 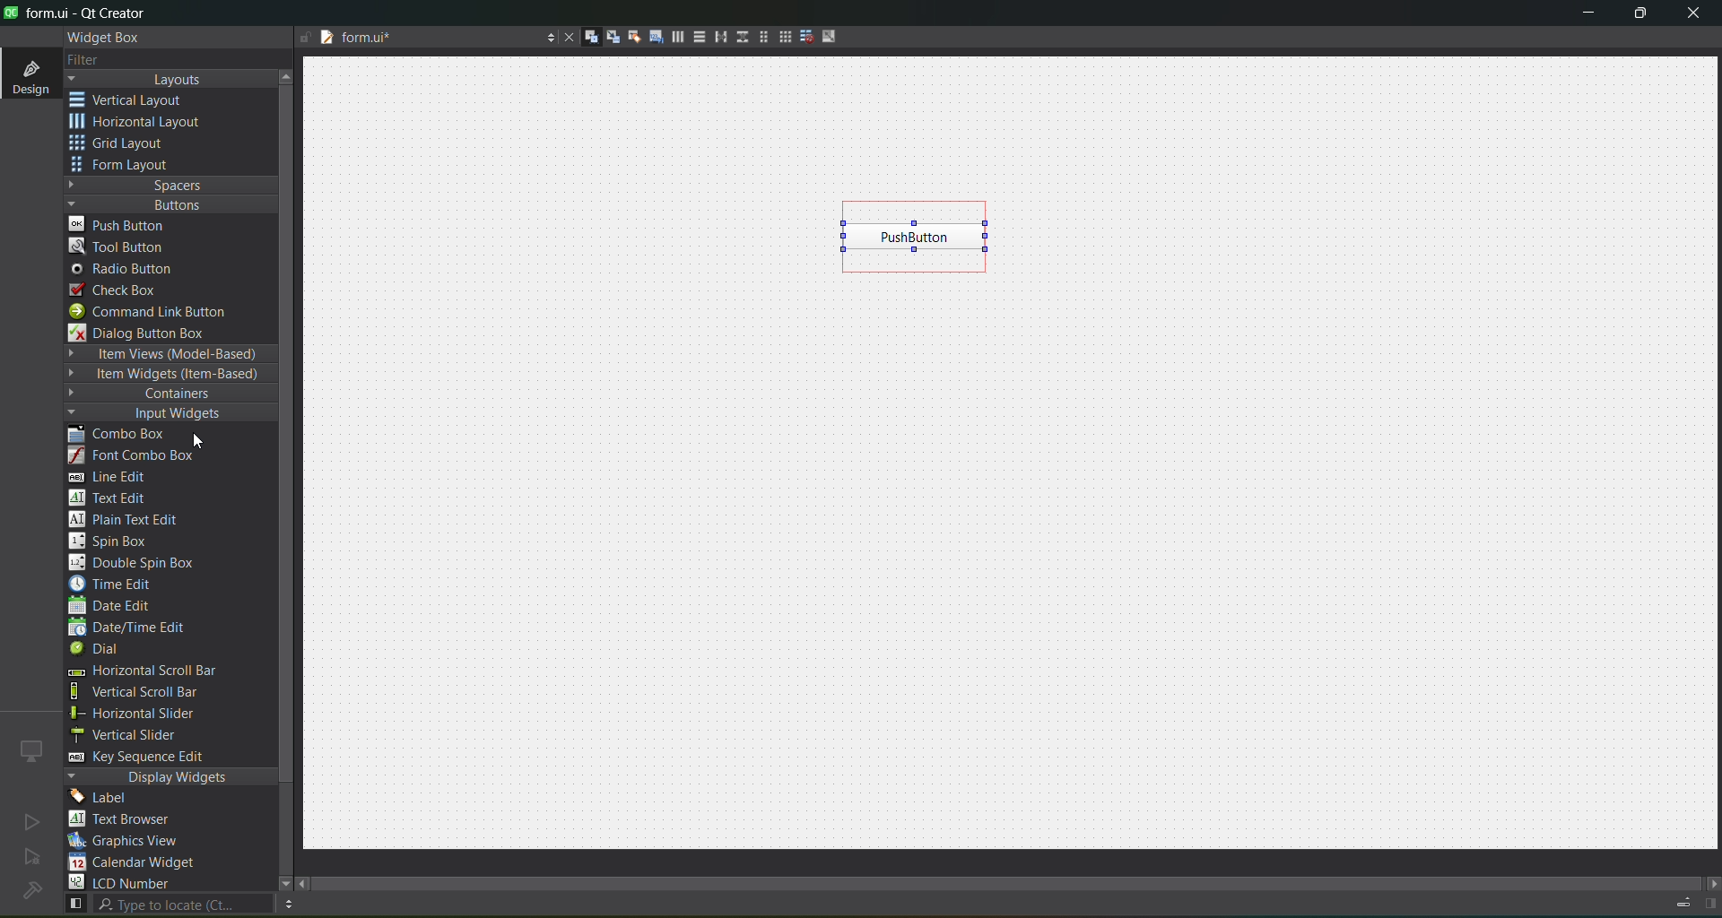 I want to click on filter, so click(x=97, y=61).